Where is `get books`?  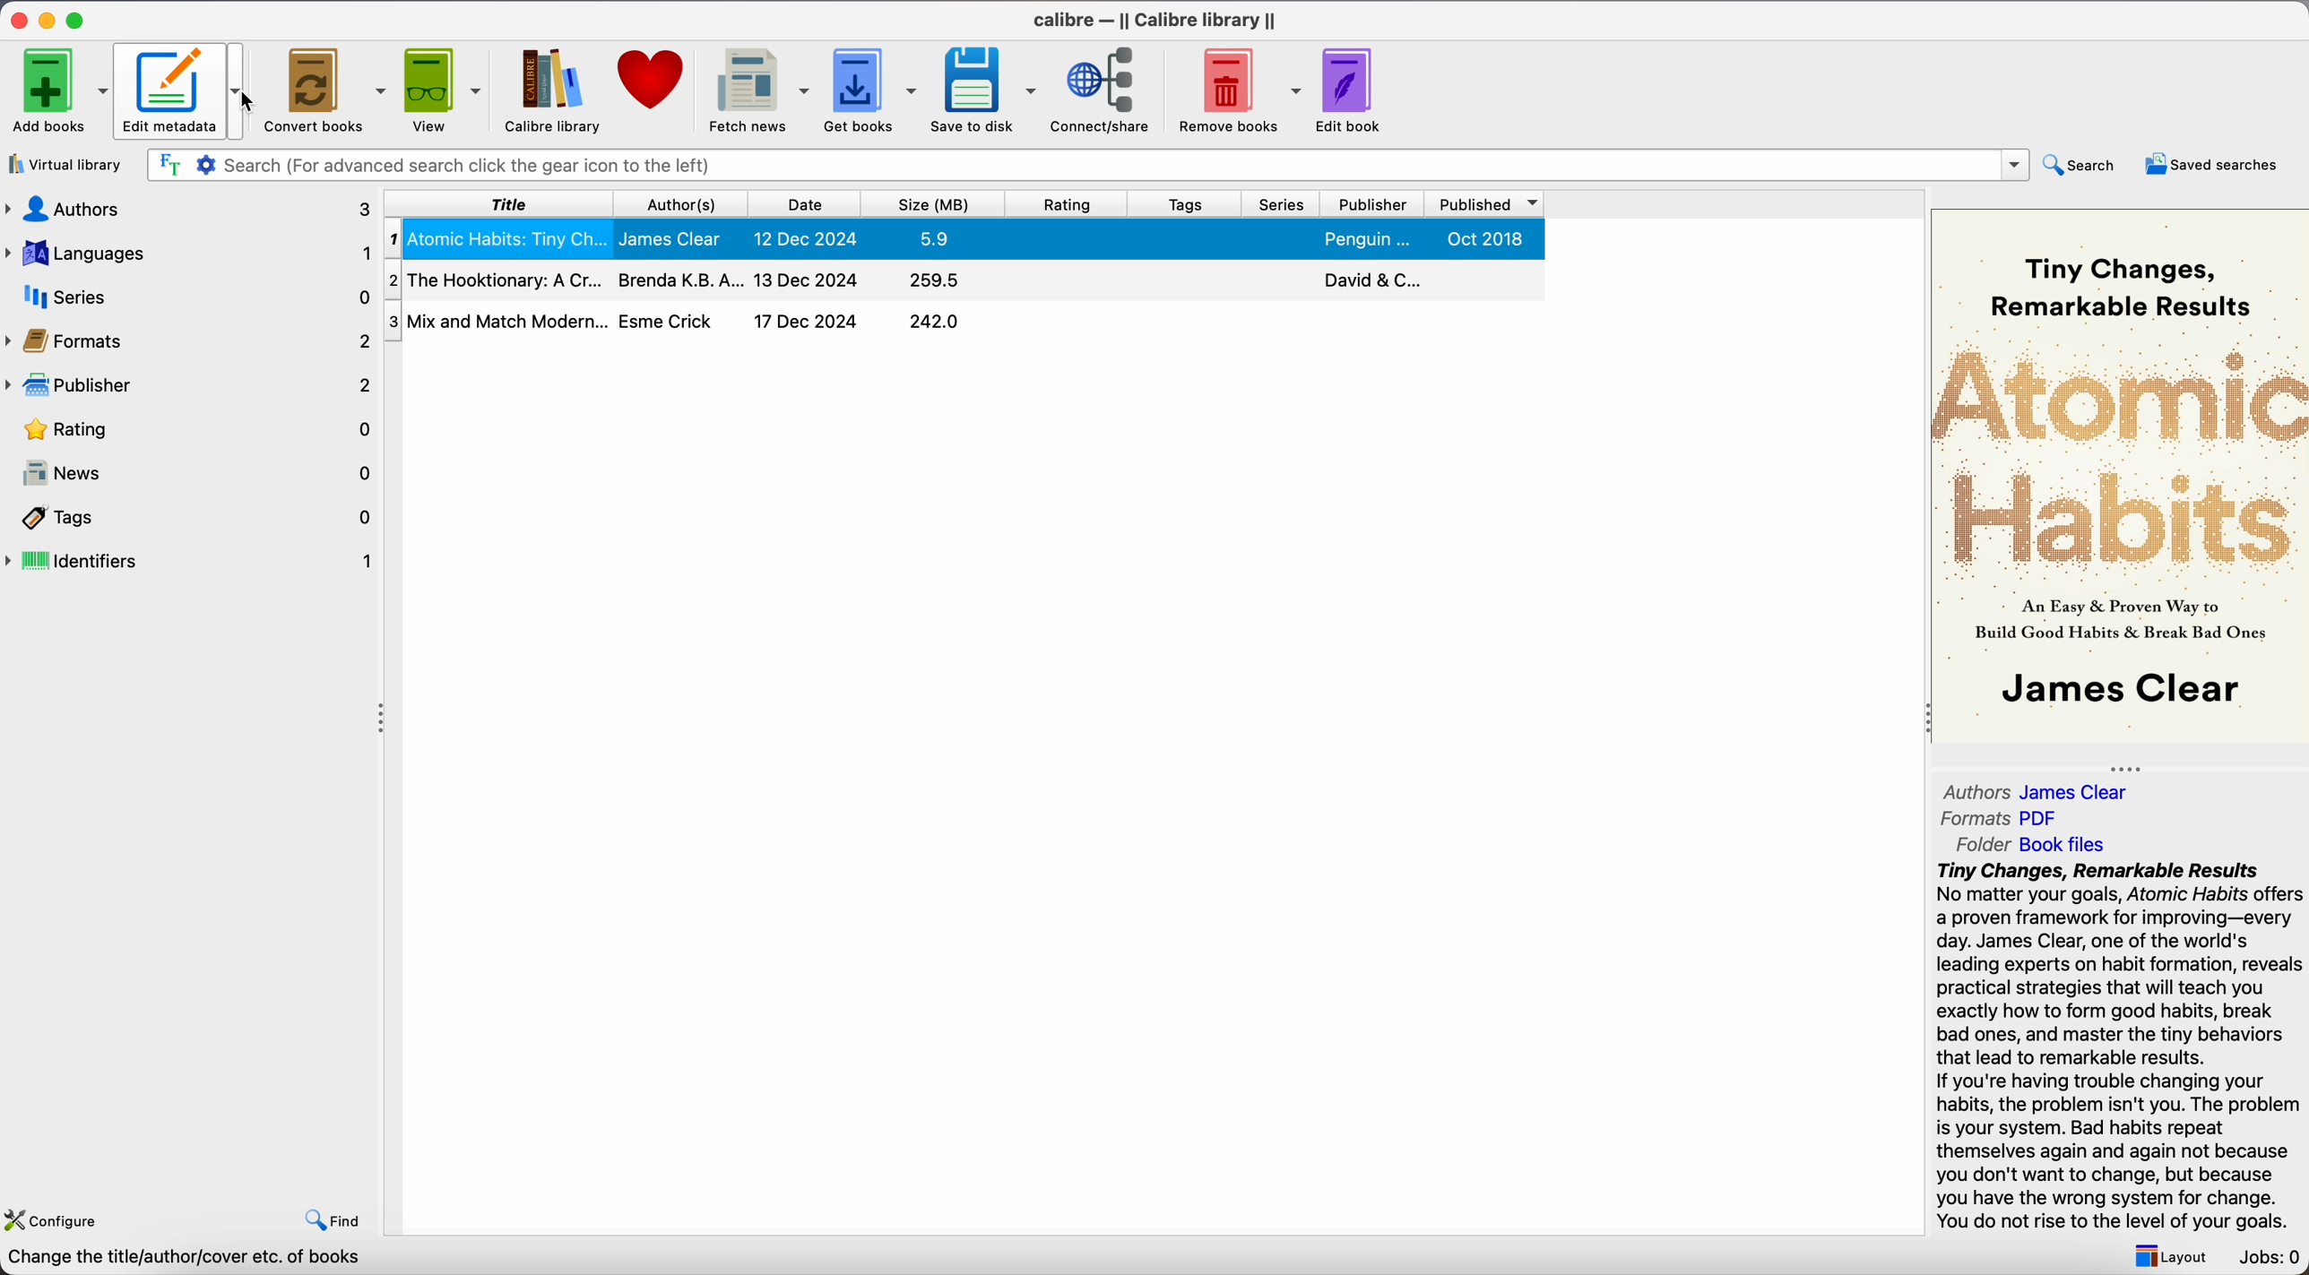 get books is located at coordinates (871, 90).